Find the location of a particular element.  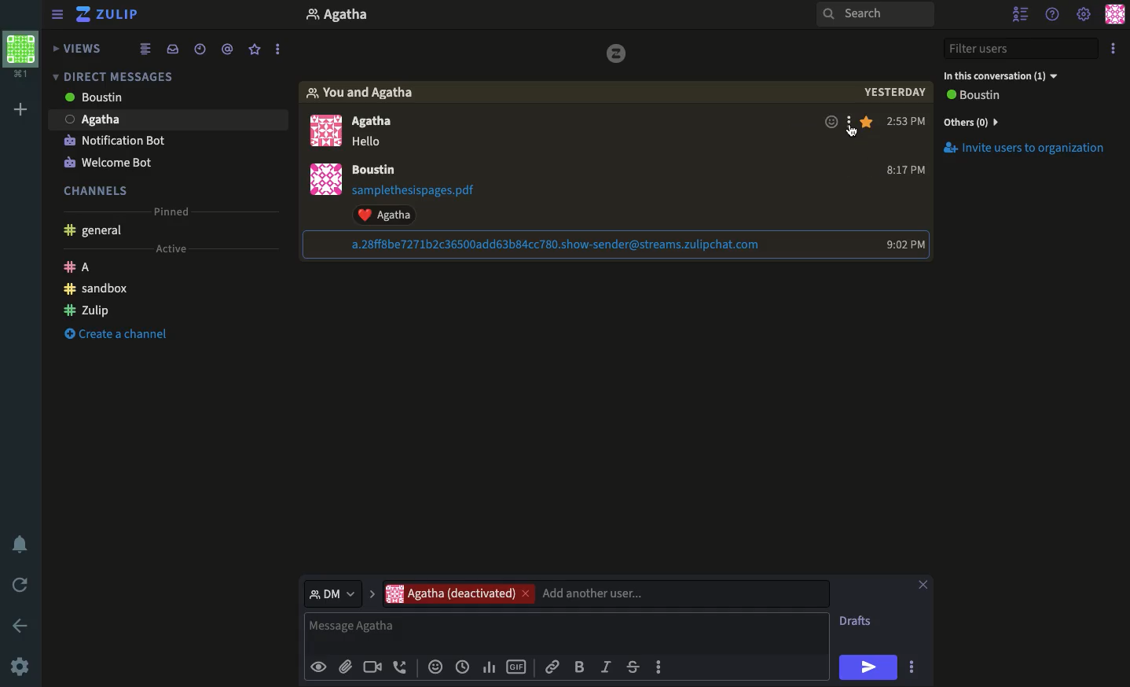

Inbox is located at coordinates (163, 73).